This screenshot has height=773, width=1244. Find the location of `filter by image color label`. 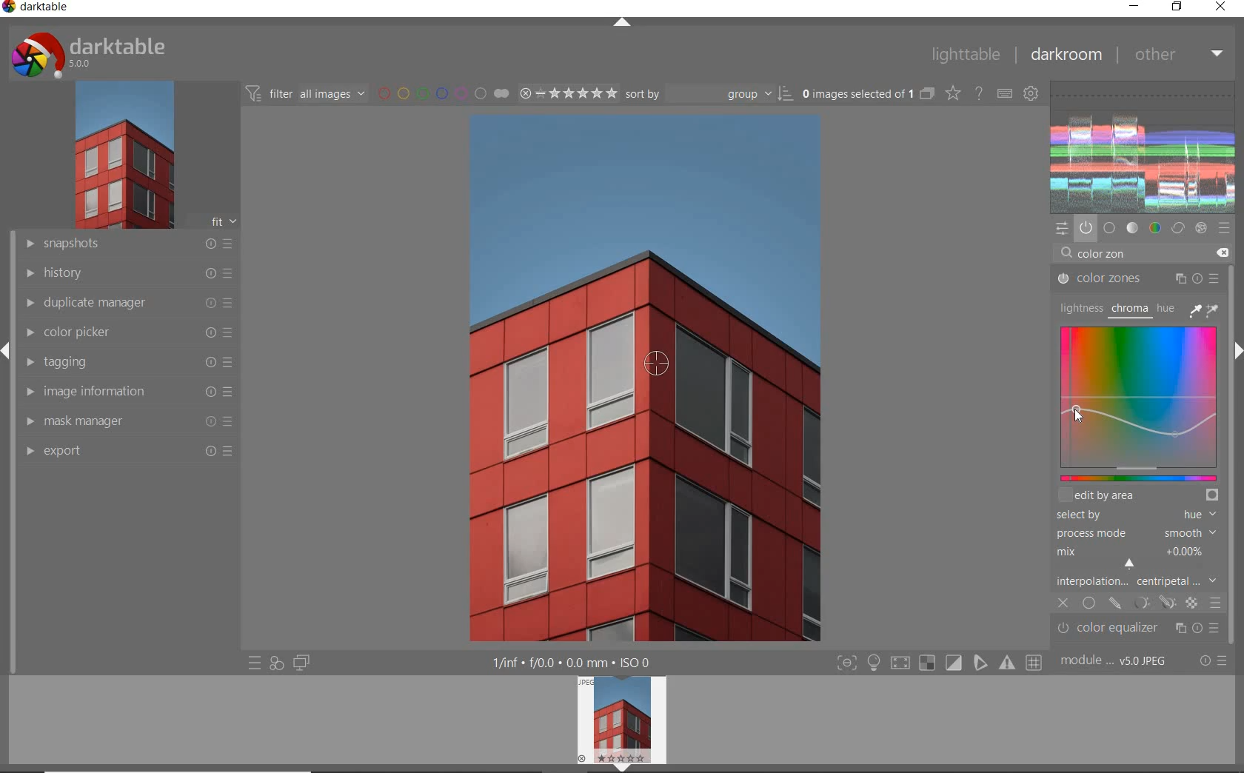

filter by image color label is located at coordinates (443, 93).